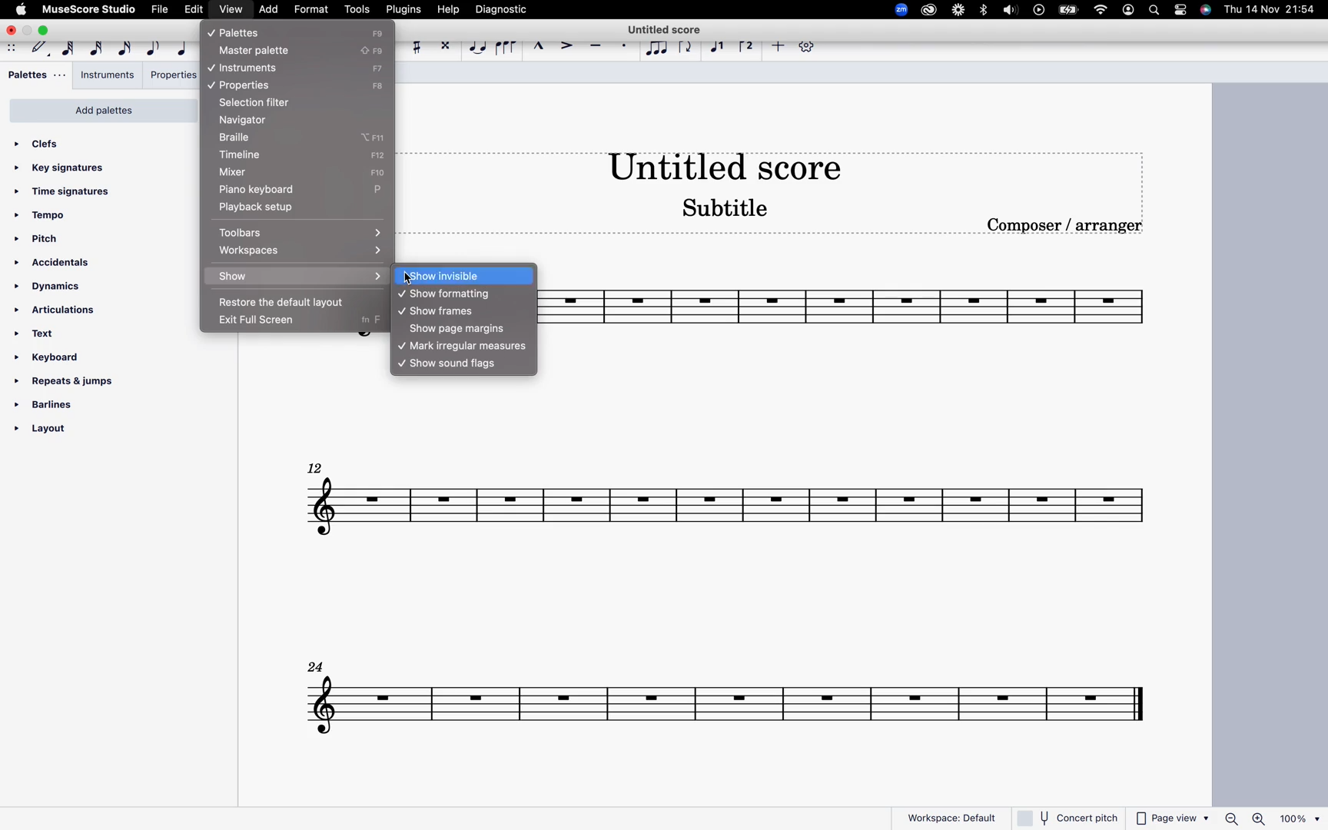 The image size is (1328, 830). Describe the element at coordinates (356, 11) in the screenshot. I see `tools` at that location.